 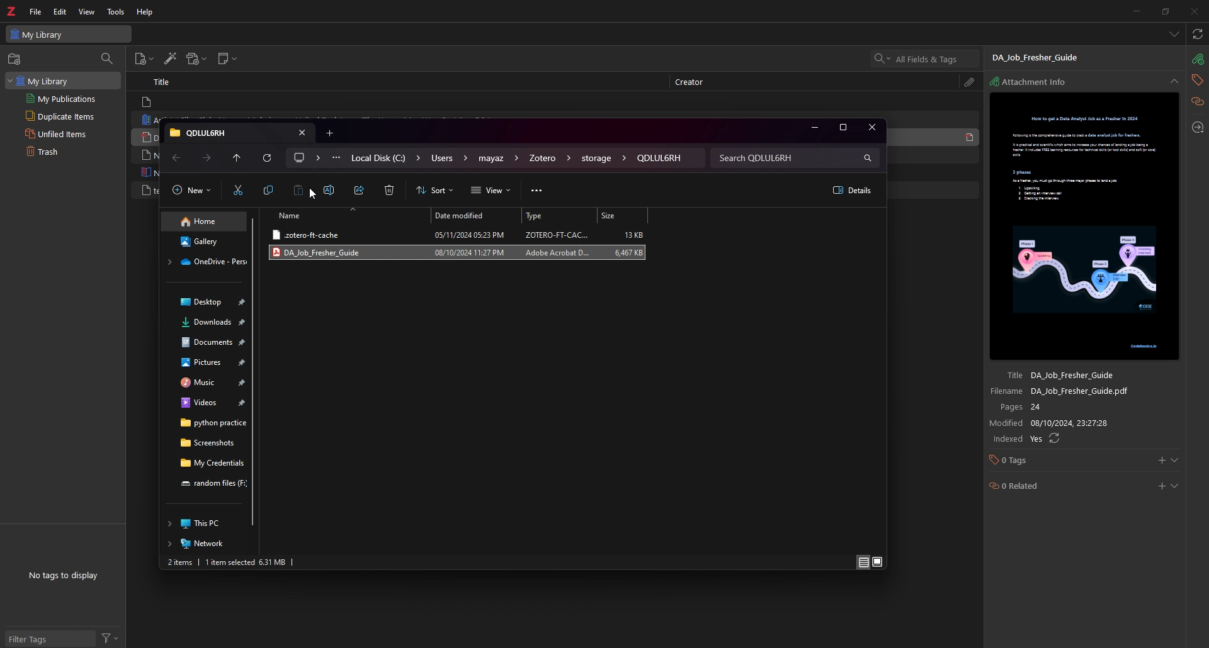 What do you see at coordinates (1176, 460) in the screenshot?
I see `show` at bounding box center [1176, 460].